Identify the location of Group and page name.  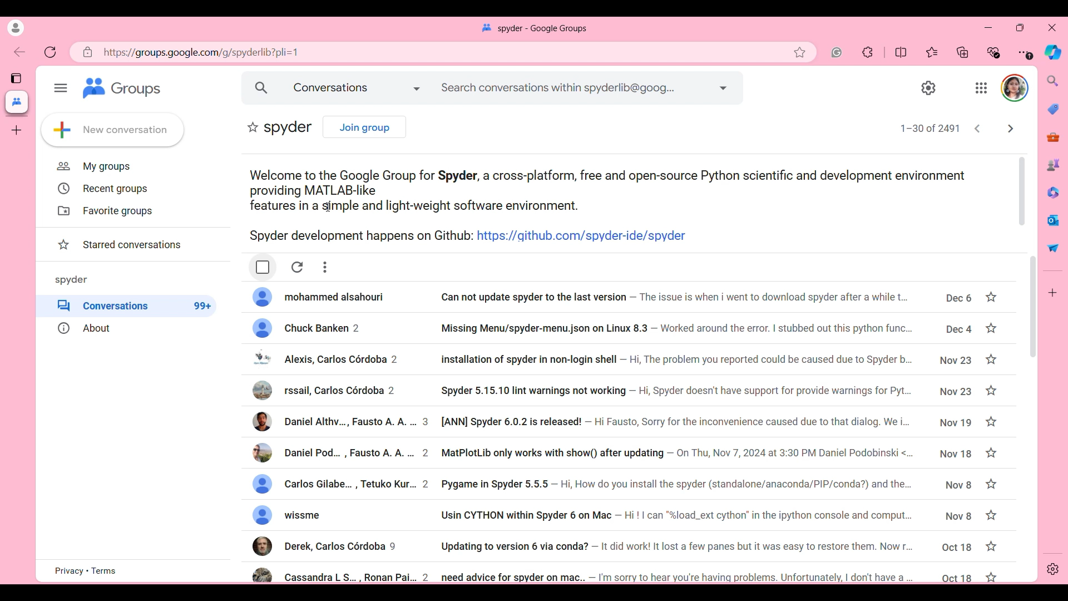
(534, 28).